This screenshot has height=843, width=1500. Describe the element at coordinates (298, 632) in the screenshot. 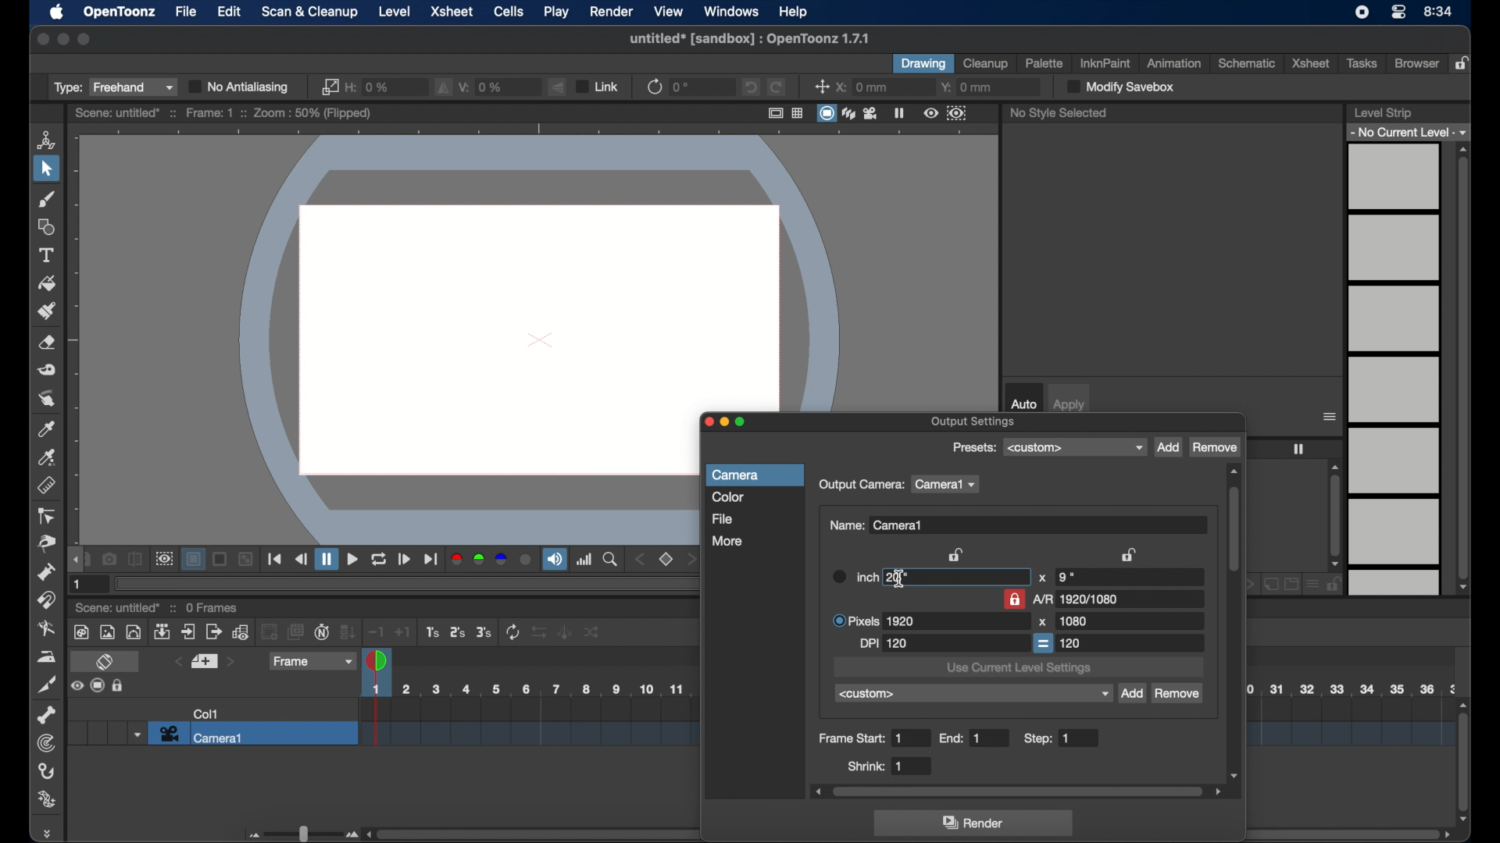

I see `` at that location.